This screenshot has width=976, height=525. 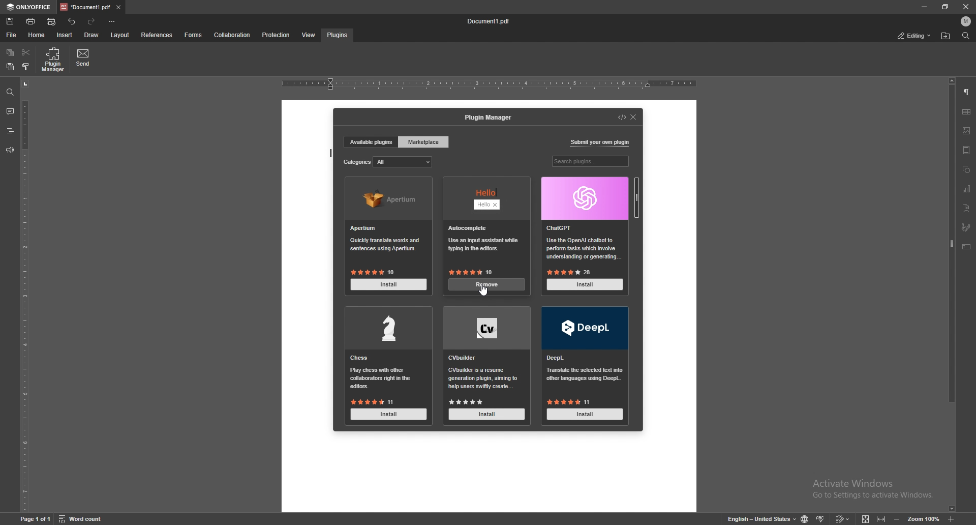 I want to click on close, so click(x=634, y=117).